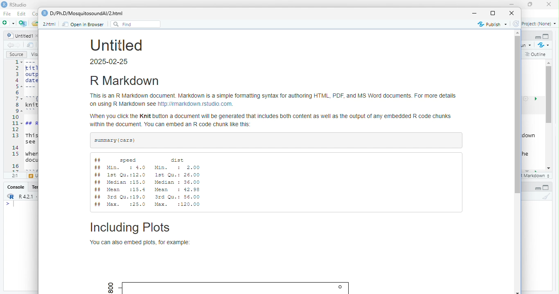  What do you see at coordinates (16, 187) in the screenshot?
I see `Console` at bounding box center [16, 187].